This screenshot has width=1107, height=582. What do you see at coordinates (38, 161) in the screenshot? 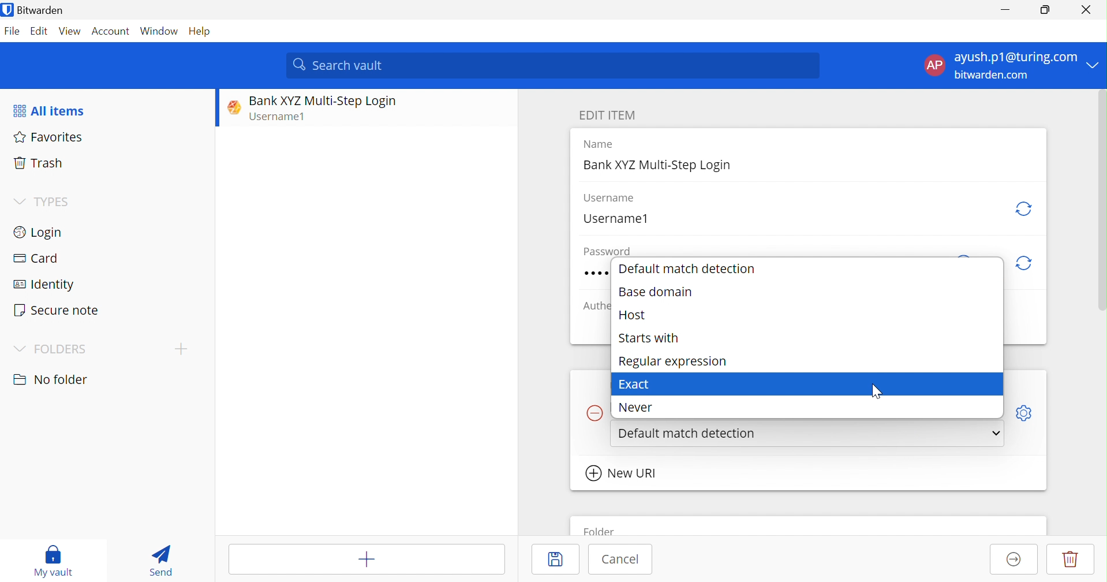
I see `Trash` at bounding box center [38, 161].